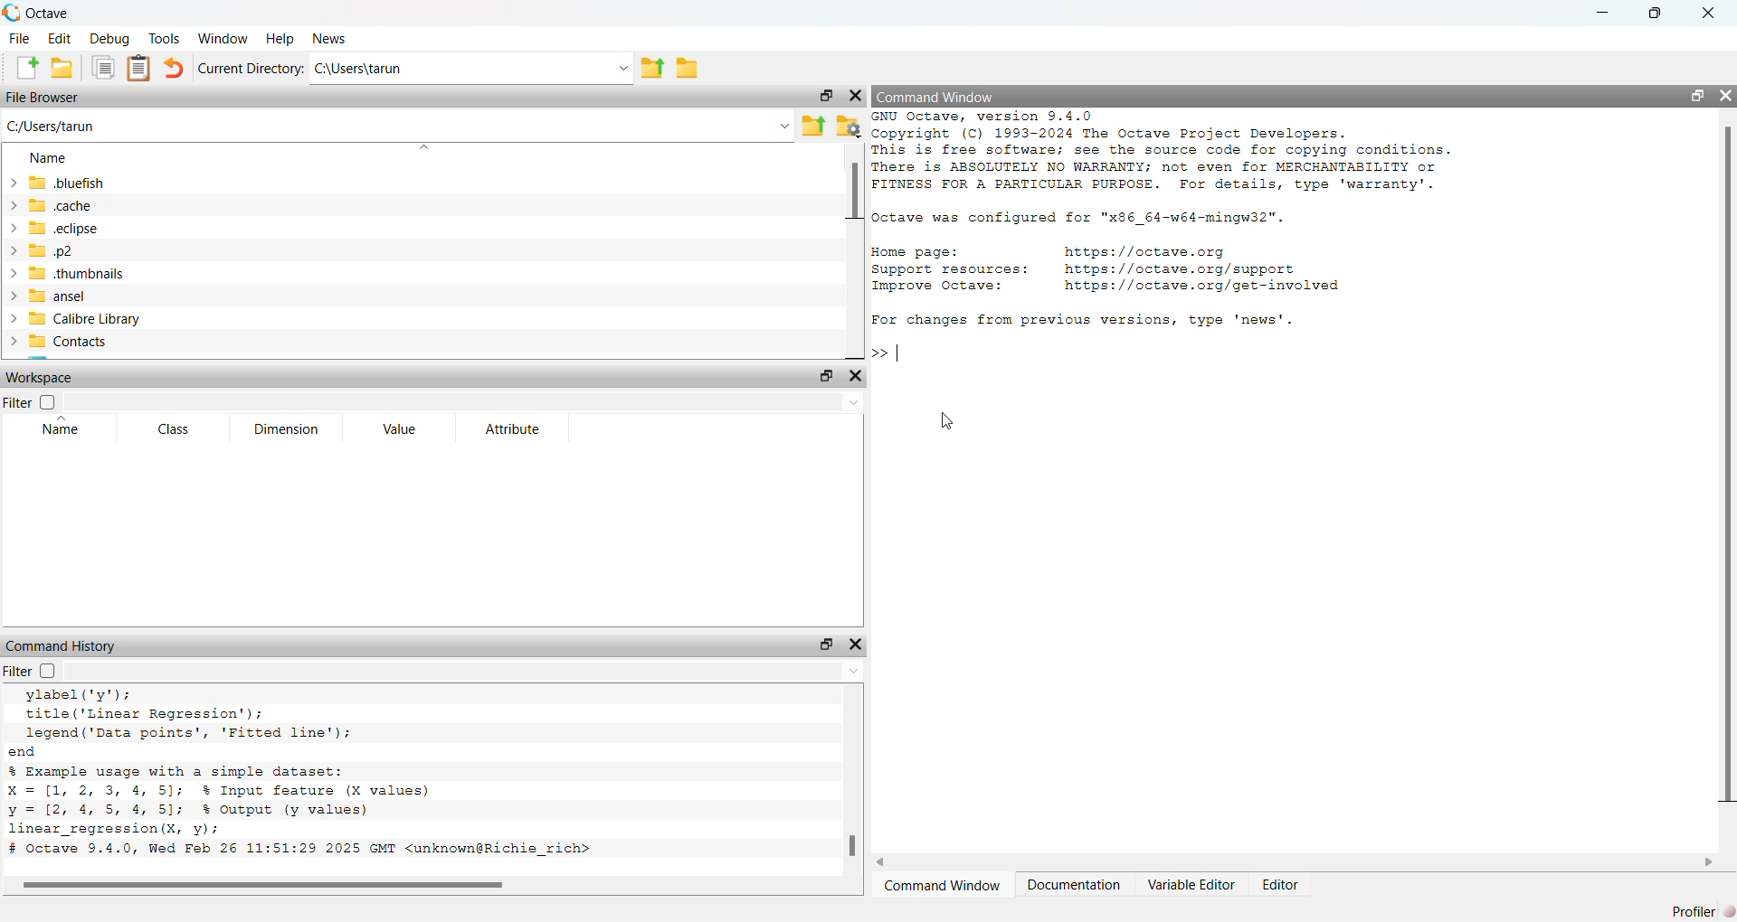 This screenshot has height=922, width=1737. Describe the element at coordinates (852, 843) in the screenshot. I see `scrollbar` at that location.